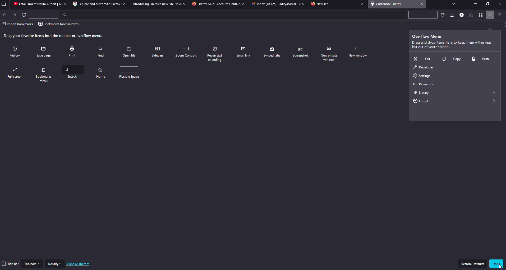 Image resolution: width=506 pixels, height=270 pixels. What do you see at coordinates (461, 14) in the screenshot?
I see `profile` at bounding box center [461, 14].